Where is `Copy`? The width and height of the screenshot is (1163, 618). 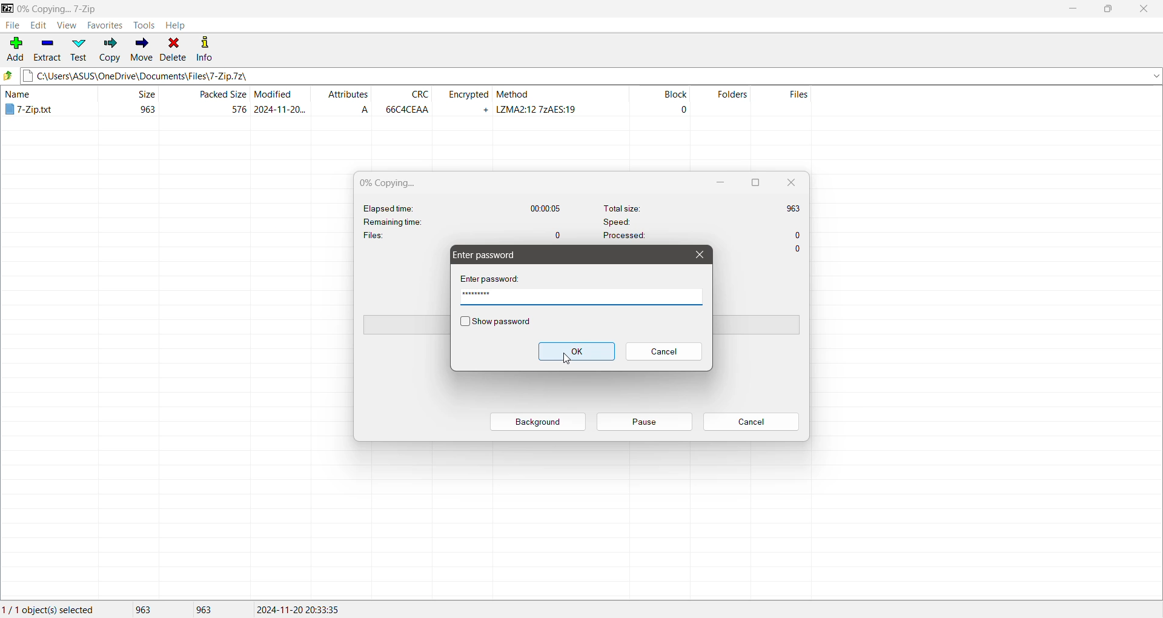
Copy is located at coordinates (110, 49).